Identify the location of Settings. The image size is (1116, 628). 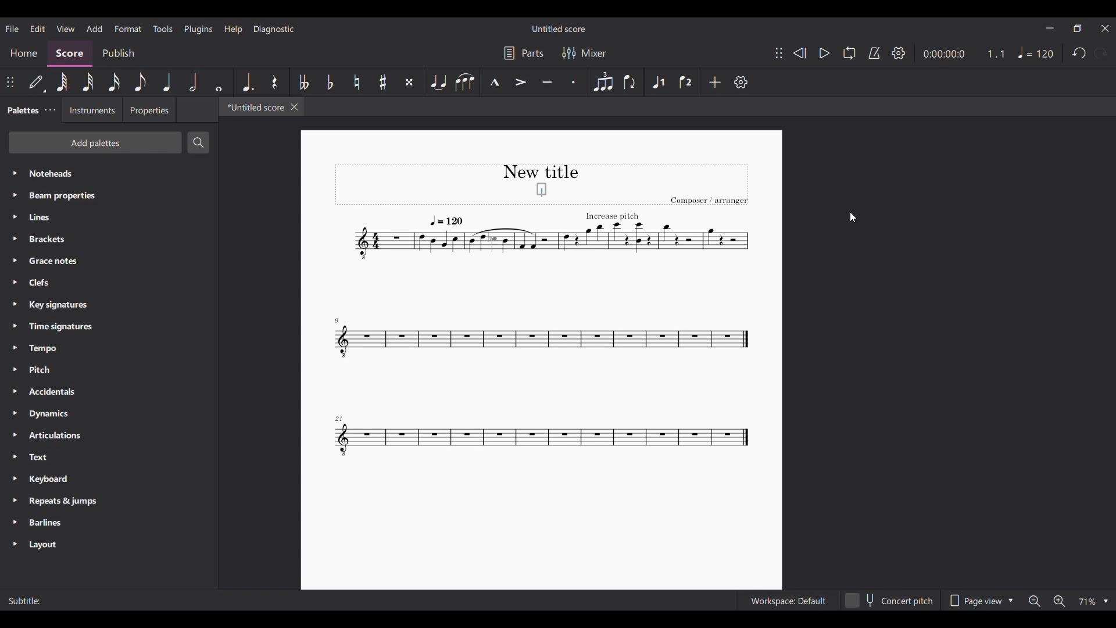
(899, 53).